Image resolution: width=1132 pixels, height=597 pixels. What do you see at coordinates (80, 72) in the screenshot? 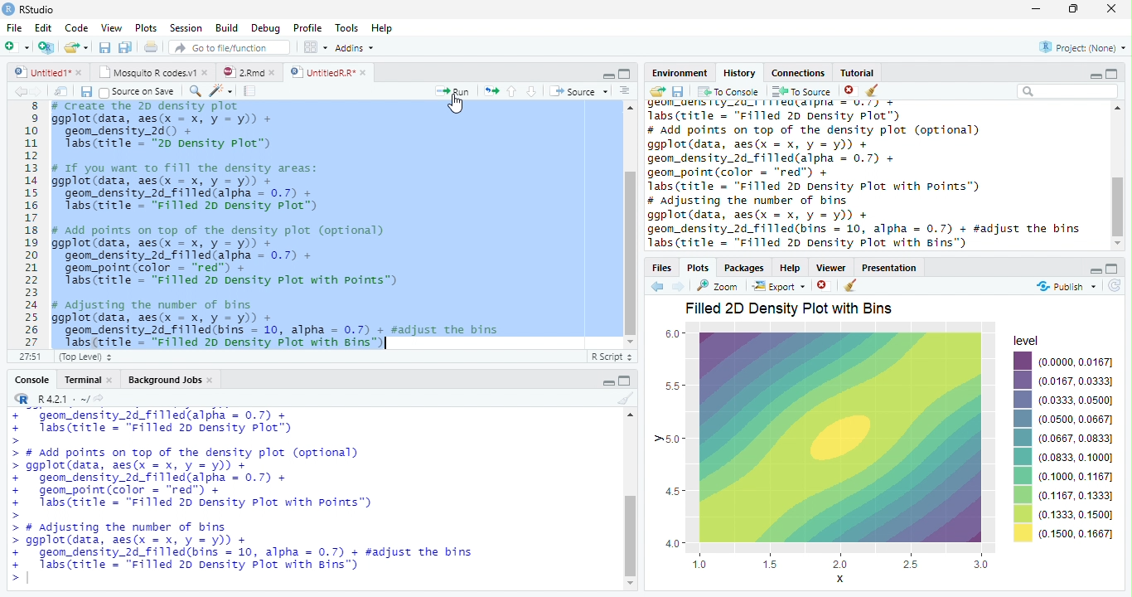
I see `close` at bounding box center [80, 72].